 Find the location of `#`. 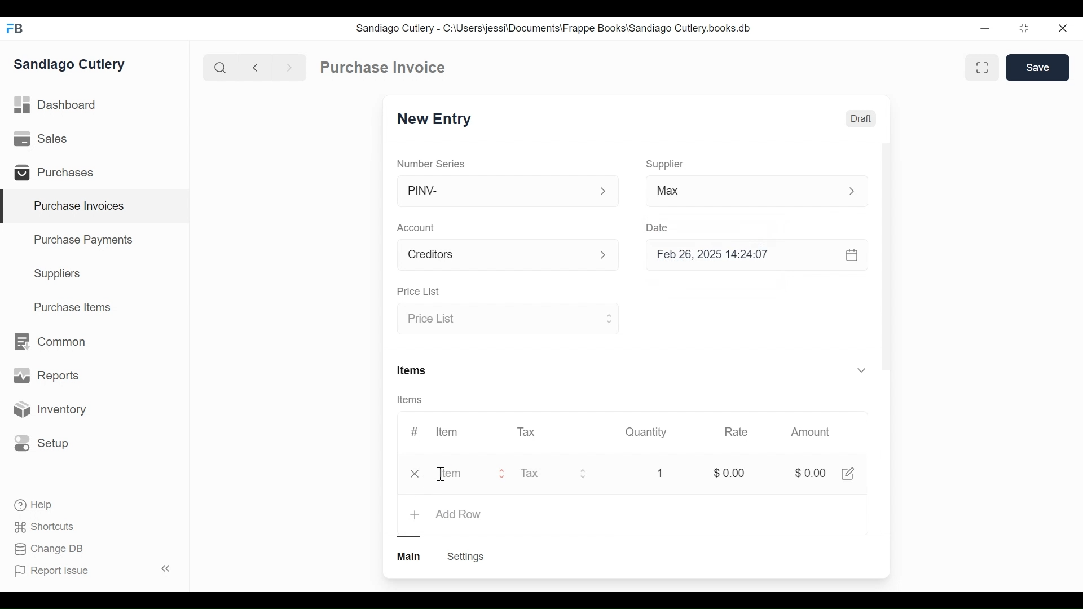

# is located at coordinates (415, 431).